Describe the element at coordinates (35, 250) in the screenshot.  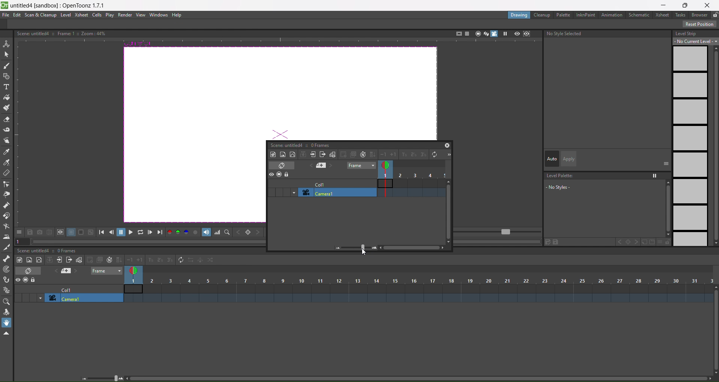
I see `scene: untitled4` at that location.